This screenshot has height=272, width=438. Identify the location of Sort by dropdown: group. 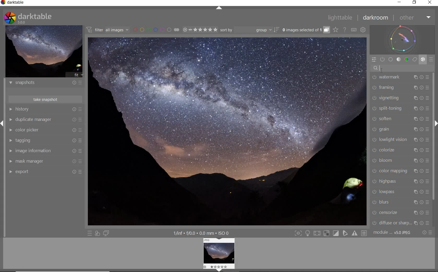
(246, 31).